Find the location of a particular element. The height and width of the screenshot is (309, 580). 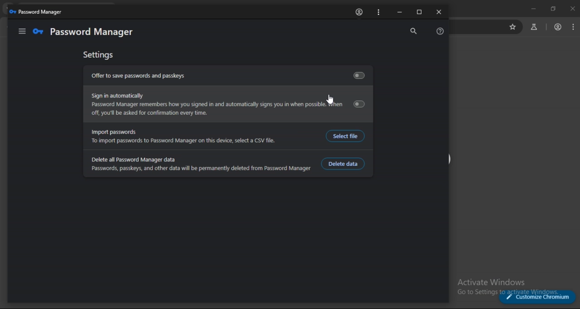

restore down is located at coordinates (552, 9).